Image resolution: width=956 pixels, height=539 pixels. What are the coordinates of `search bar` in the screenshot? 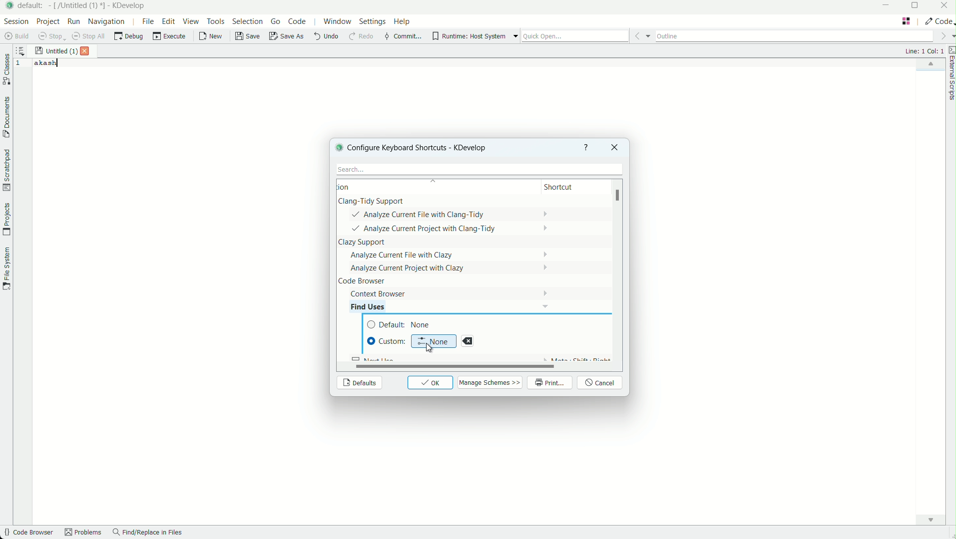 It's located at (477, 169).